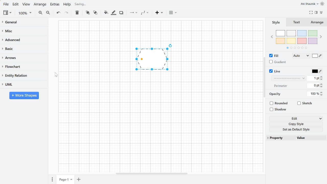 This screenshot has width=327, height=184. Describe the element at coordinates (23, 75) in the screenshot. I see ` Entity relation` at that location.